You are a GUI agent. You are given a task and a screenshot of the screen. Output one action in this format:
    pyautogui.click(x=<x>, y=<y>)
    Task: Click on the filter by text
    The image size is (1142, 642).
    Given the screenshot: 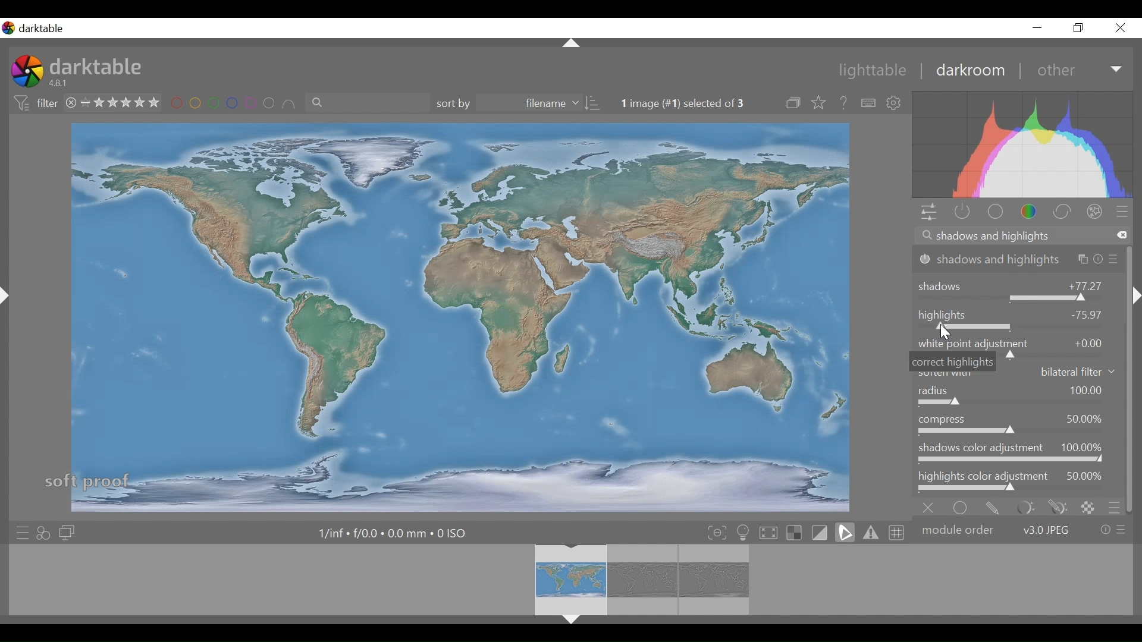 What is the action you would take?
    pyautogui.click(x=367, y=105)
    